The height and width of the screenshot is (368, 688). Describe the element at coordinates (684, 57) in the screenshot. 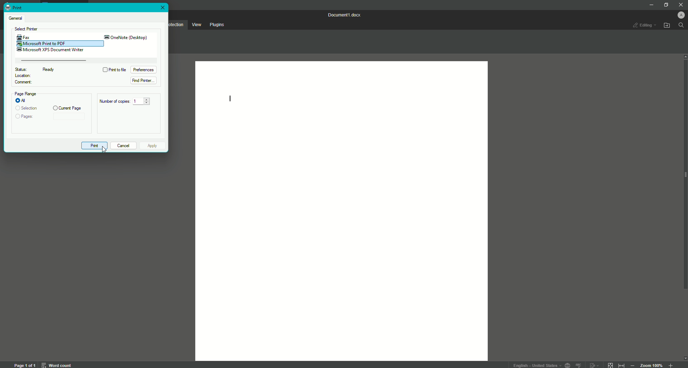

I see `scroll up` at that location.